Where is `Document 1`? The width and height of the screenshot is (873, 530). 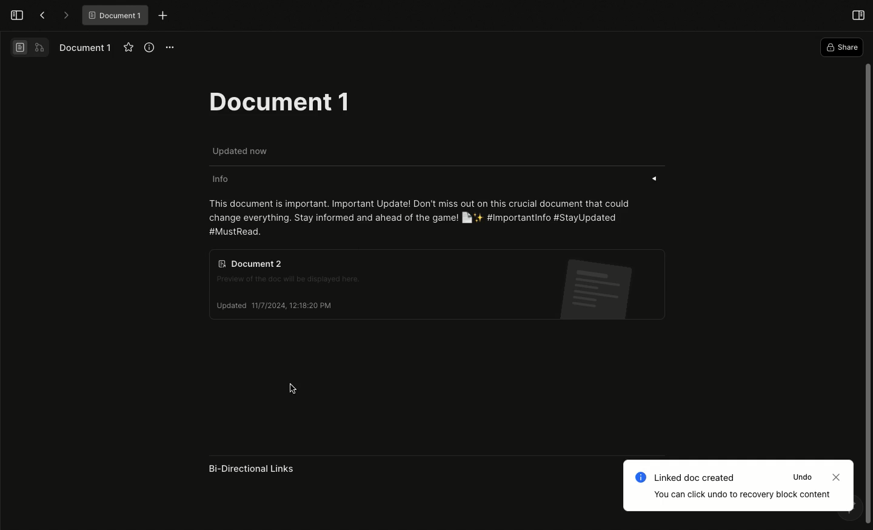 Document 1 is located at coordinates (278, 101).